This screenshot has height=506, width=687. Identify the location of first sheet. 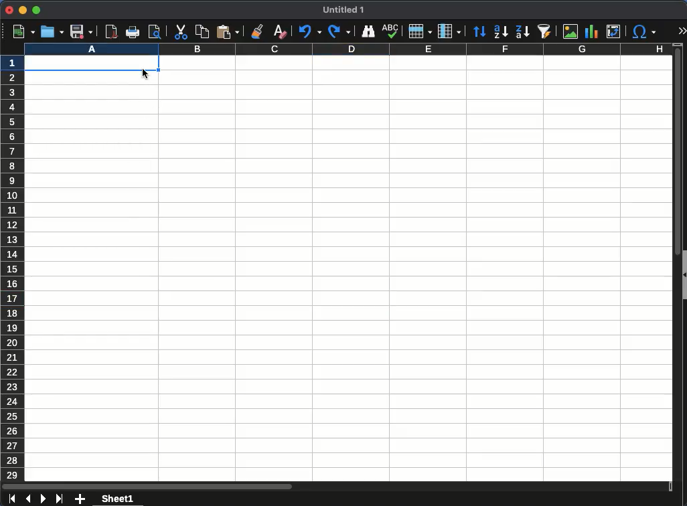
(11, 499).